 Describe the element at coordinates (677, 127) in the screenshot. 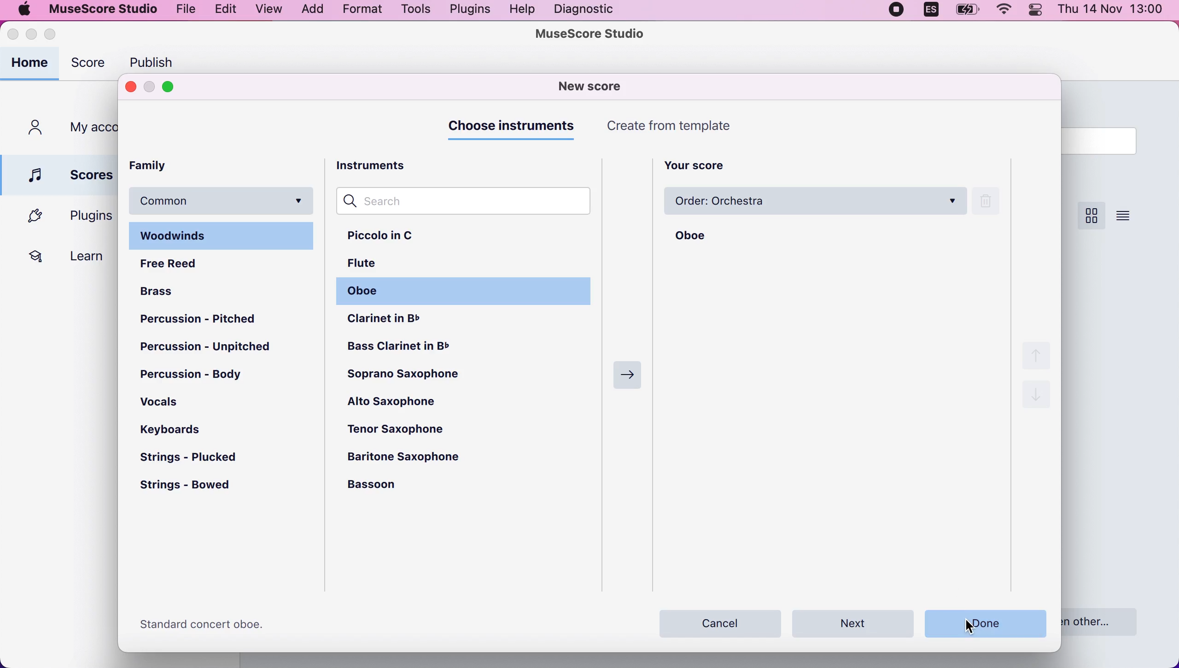

I see `create from template` at that location.